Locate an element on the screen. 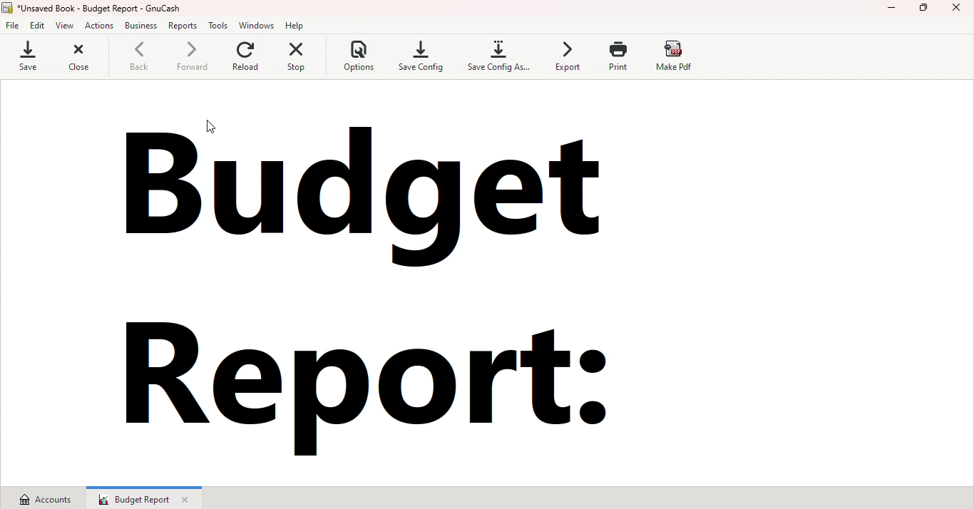  edit is located at coordinates (37, 24).